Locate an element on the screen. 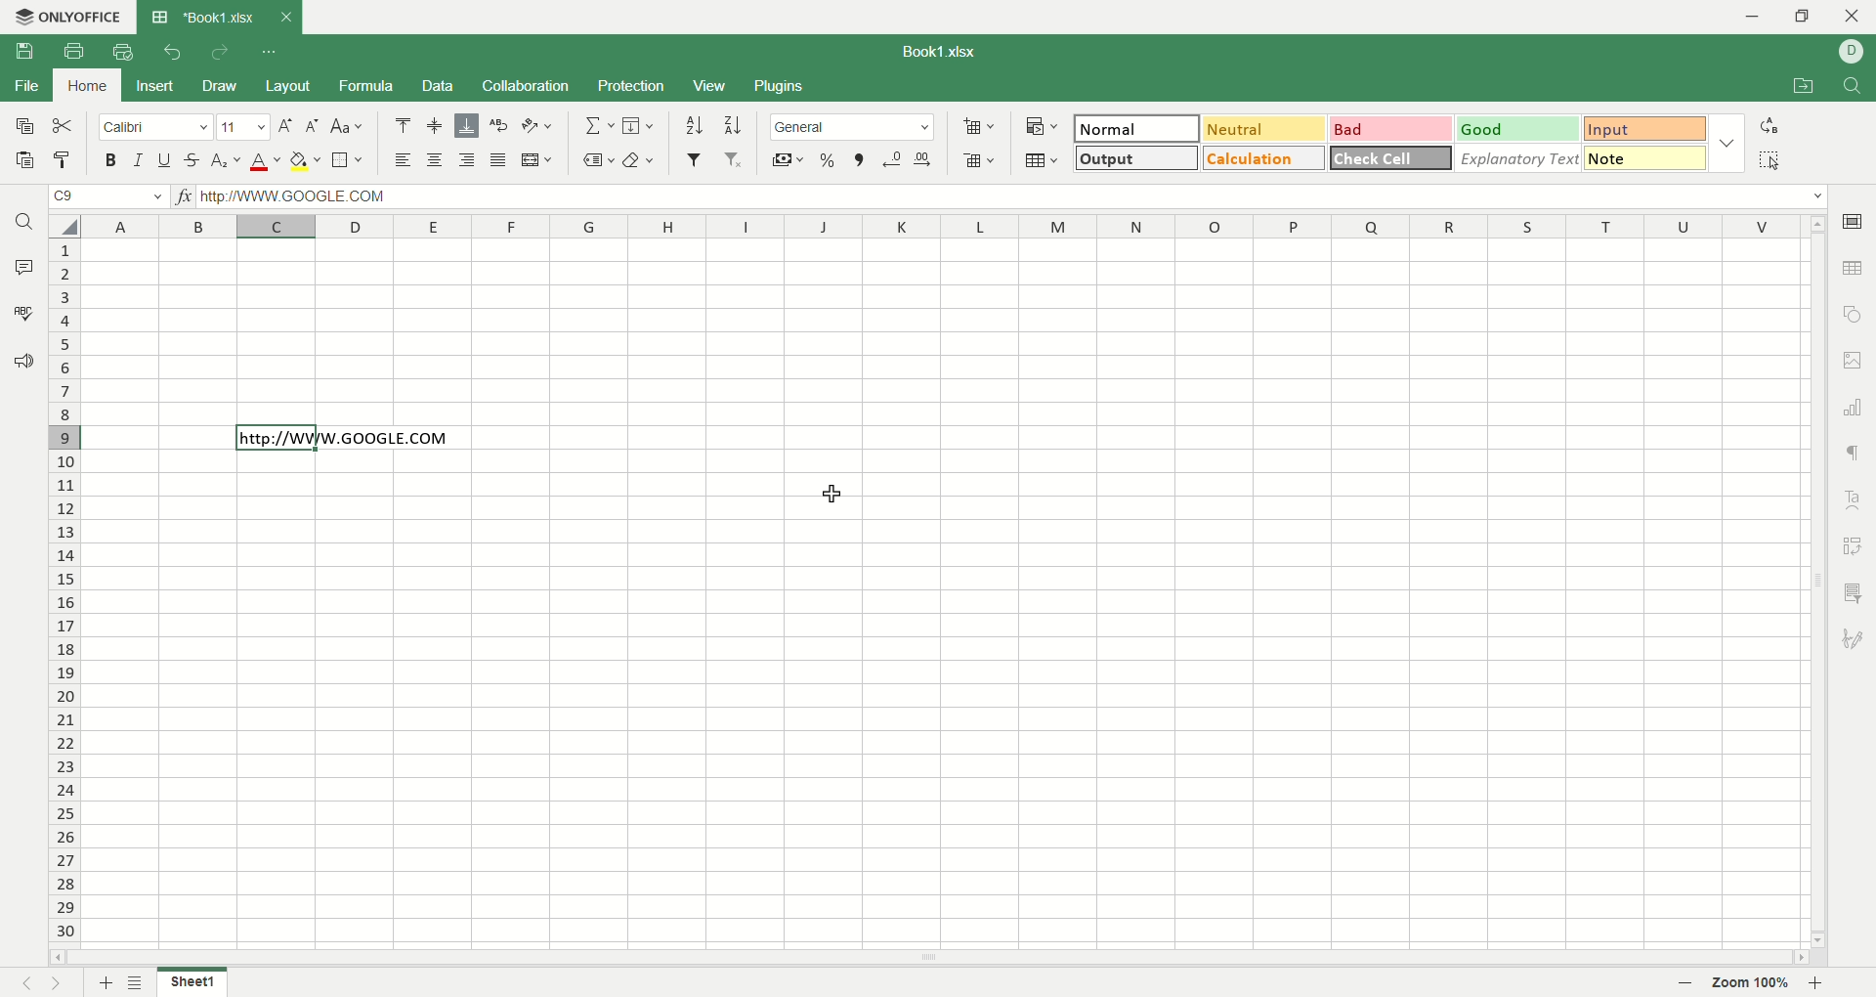  protection is located at coordinates (629, 86).